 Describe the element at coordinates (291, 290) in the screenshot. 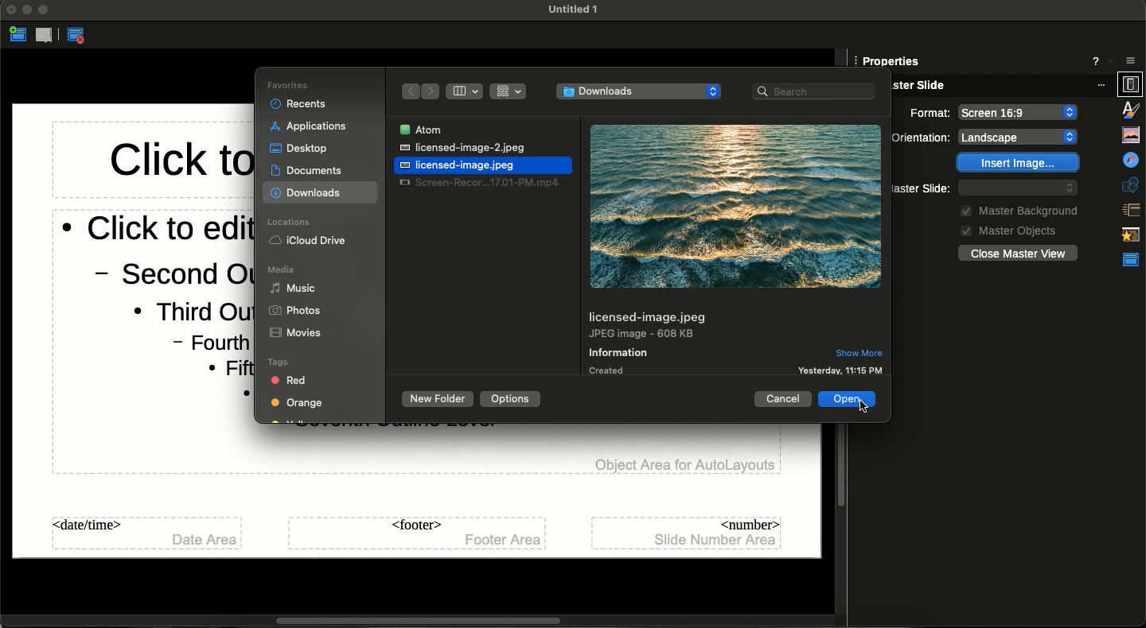

I see `Music` at that location.